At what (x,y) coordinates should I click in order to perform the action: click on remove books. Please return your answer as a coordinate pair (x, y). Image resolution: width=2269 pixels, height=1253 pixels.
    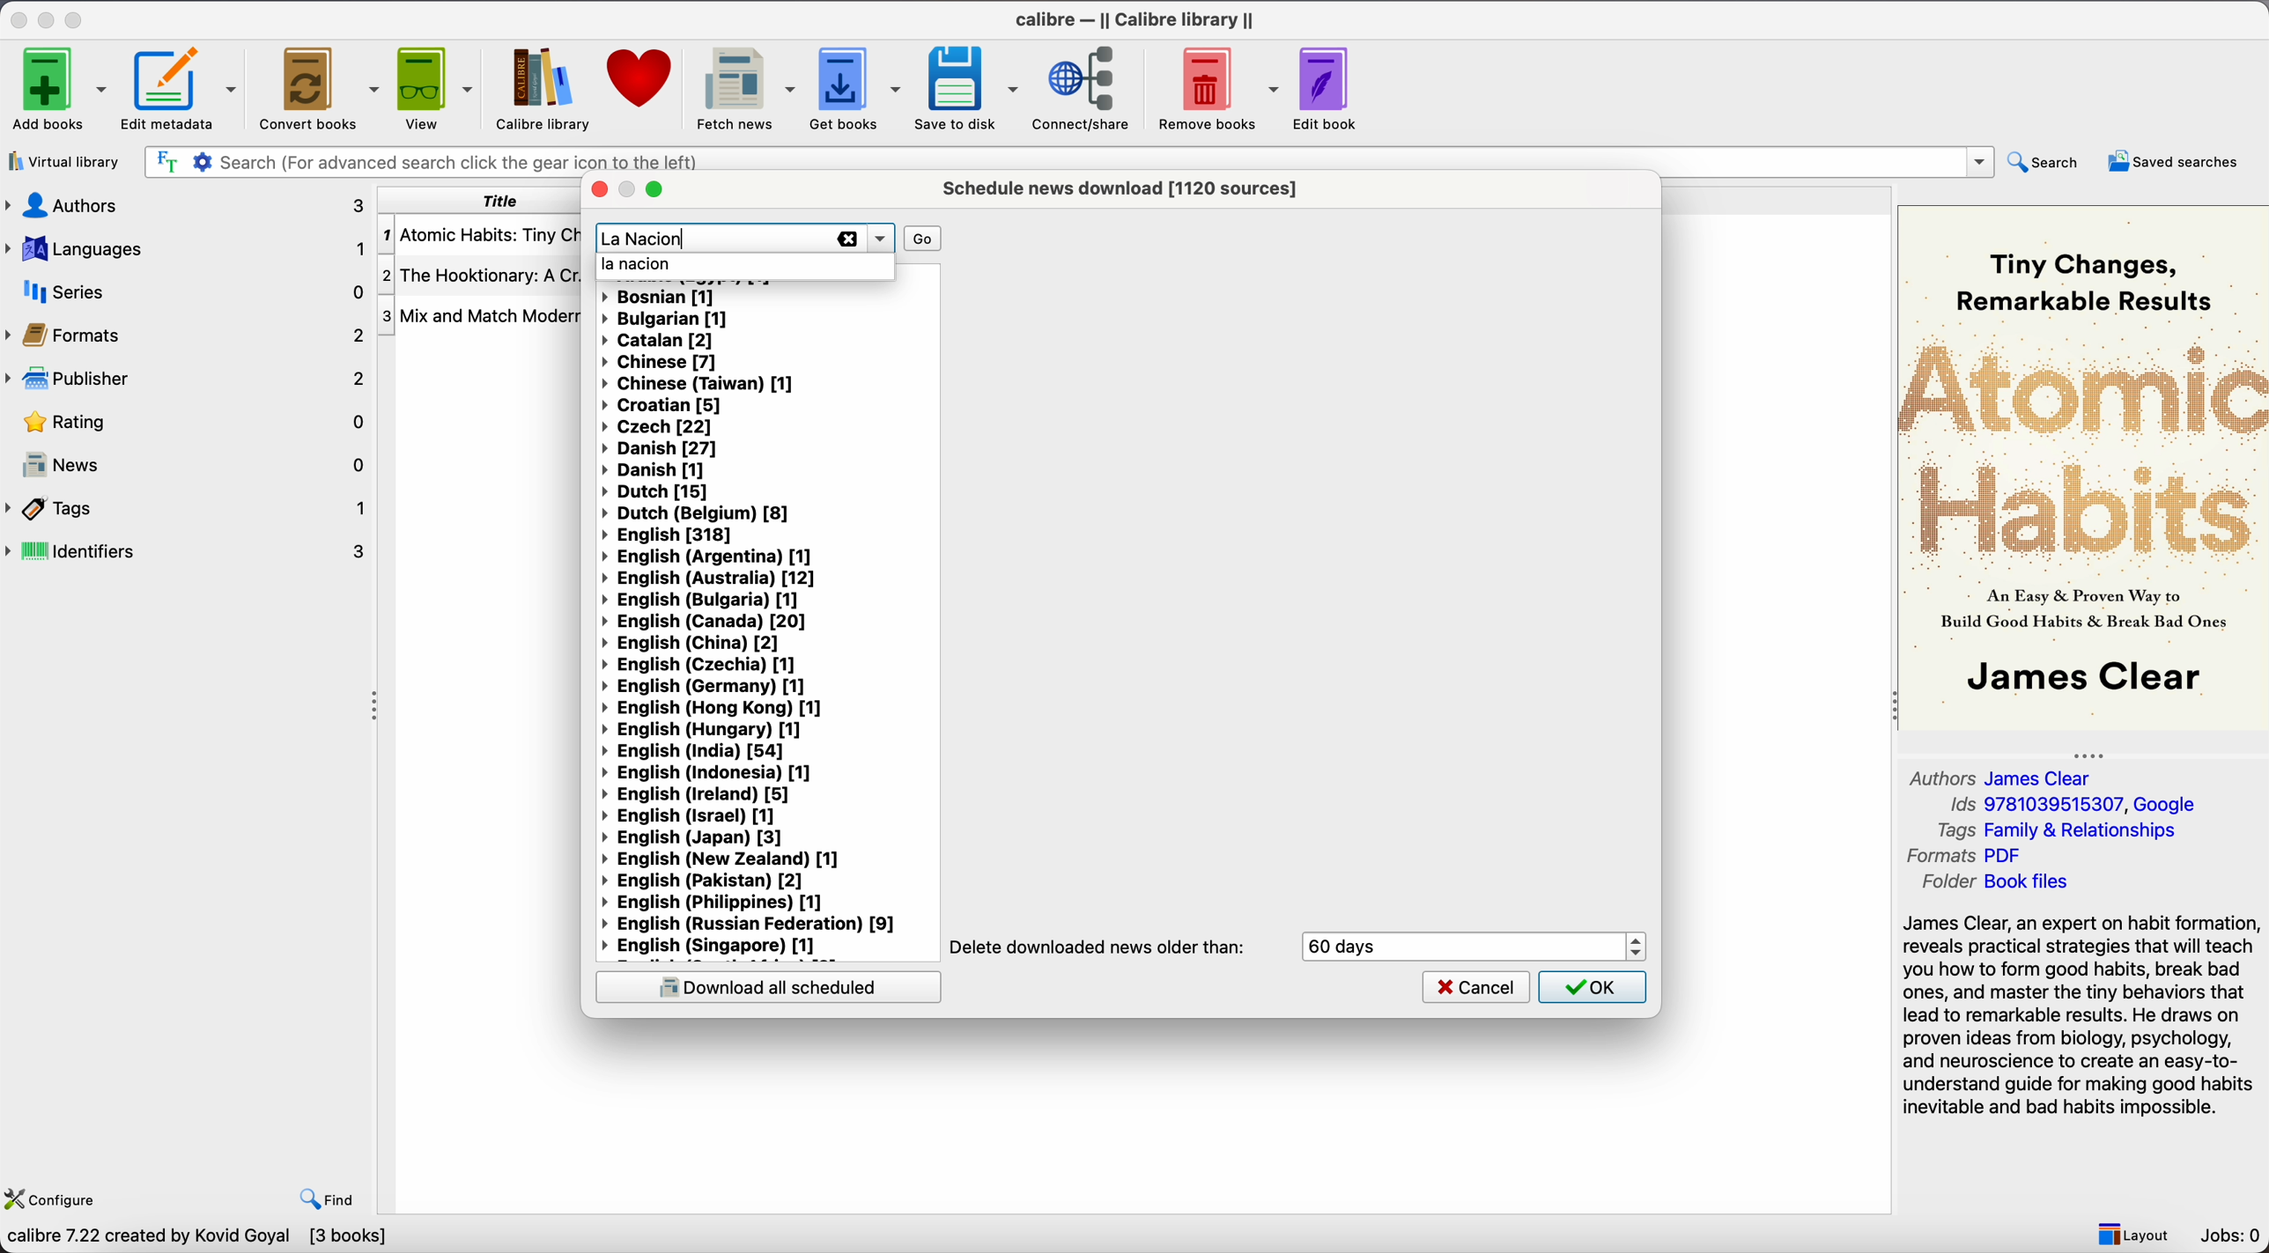
    Looking at the image, I should click on (1216, 87).